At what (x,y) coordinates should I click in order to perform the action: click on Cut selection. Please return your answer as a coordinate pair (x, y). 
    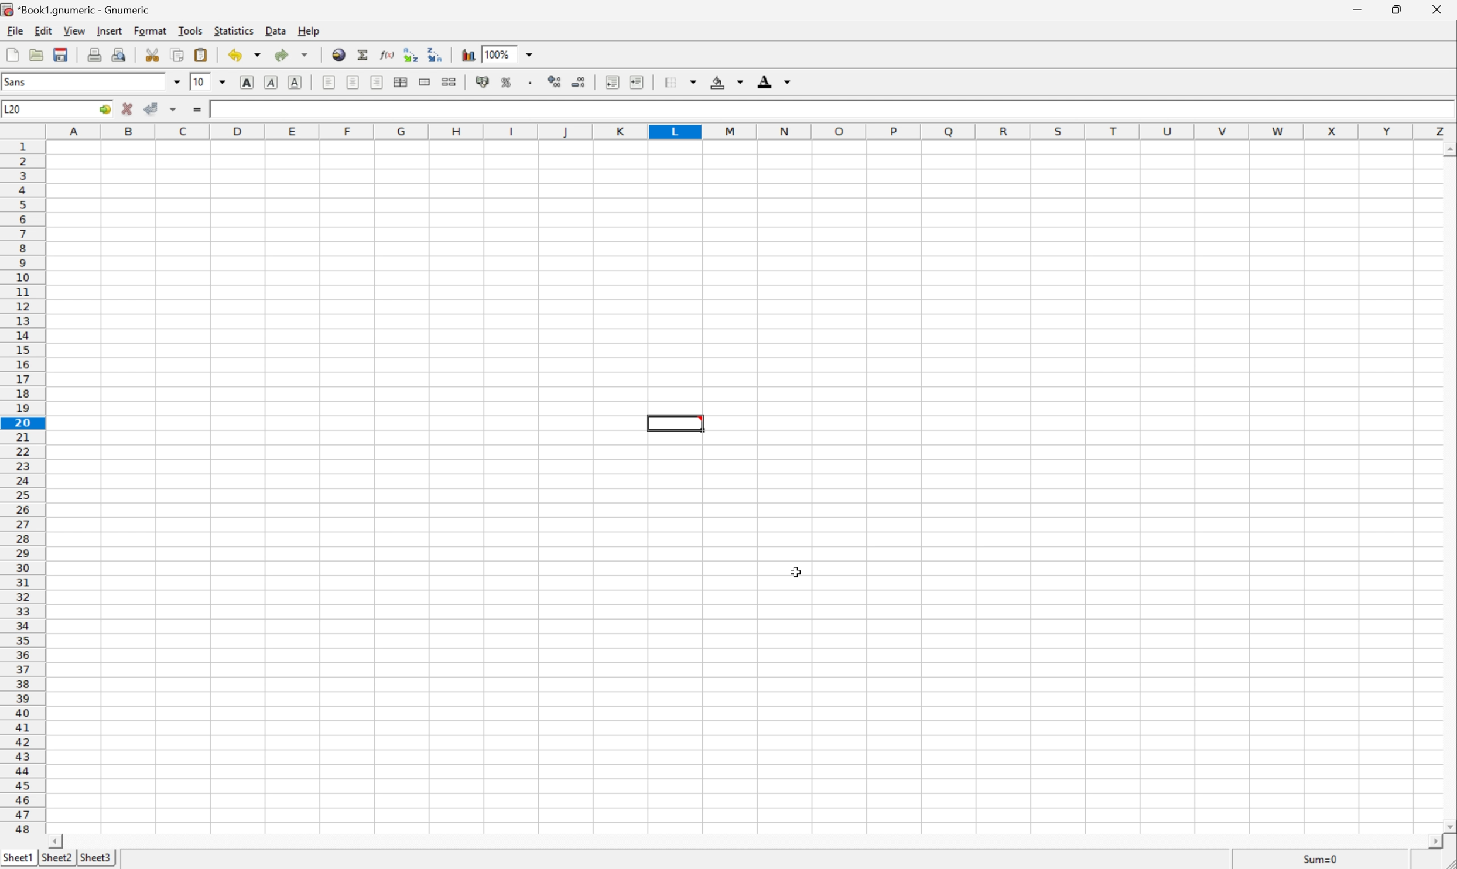
    Looking at the image, I should click on (155, 54).